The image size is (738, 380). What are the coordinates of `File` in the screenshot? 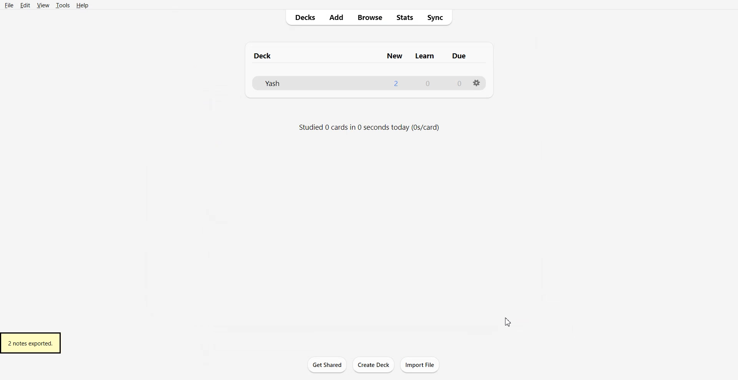 It's located at (9, 5).